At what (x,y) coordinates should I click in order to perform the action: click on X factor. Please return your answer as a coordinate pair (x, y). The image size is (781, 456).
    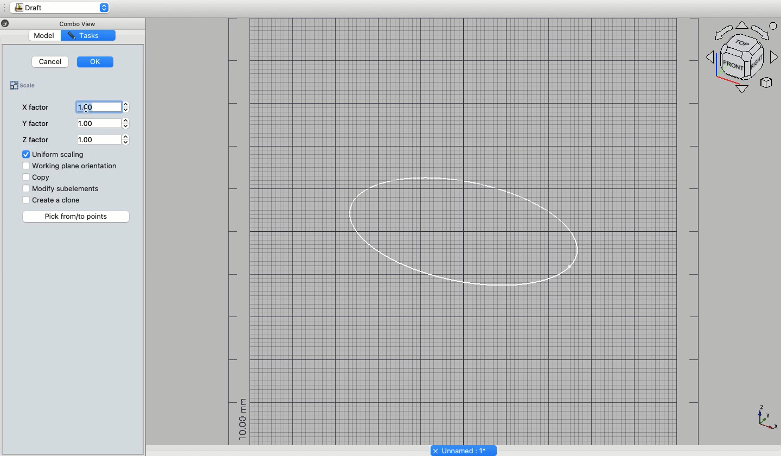
    Looking at the image, I should click on (36, 106).